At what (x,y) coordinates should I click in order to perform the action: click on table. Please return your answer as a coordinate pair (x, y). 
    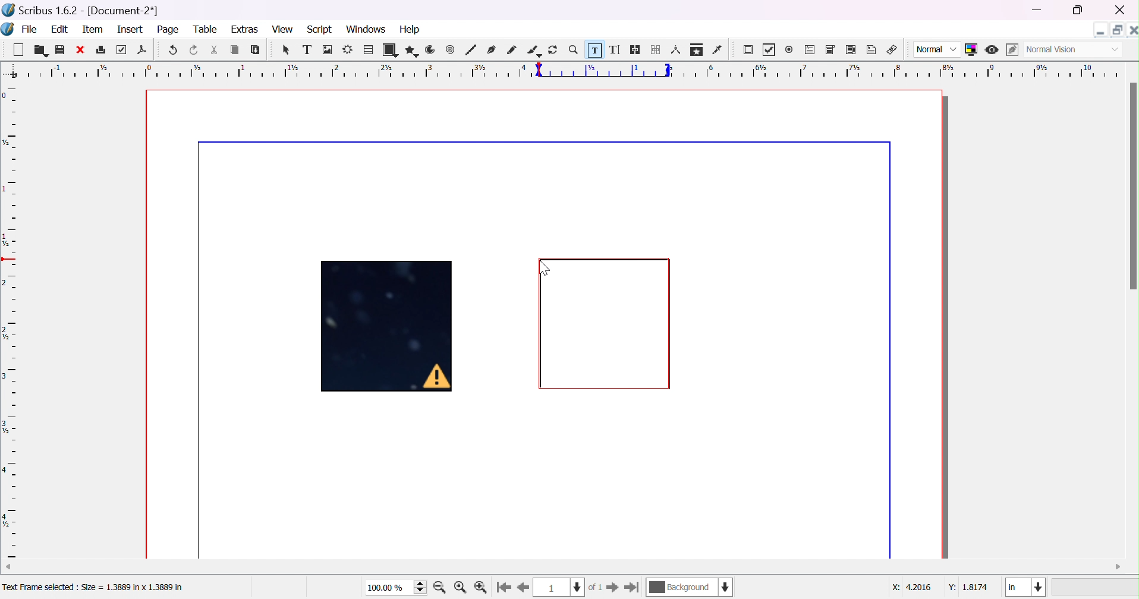
    Looking at the image, I should click on (368, 48).